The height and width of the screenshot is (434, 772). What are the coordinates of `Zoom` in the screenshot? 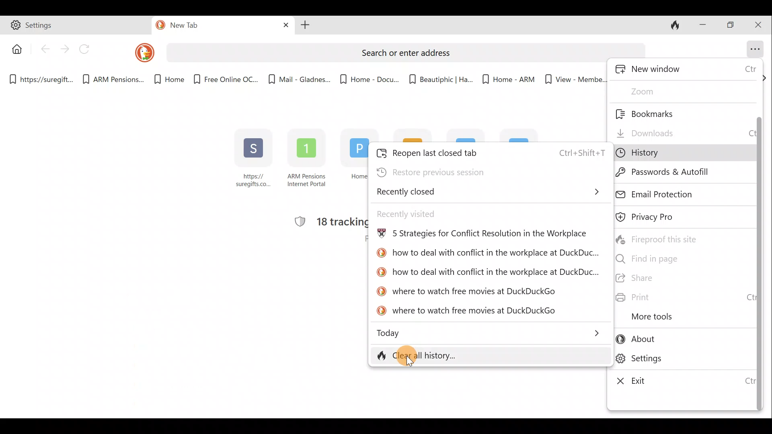 It's located at (658, 91).